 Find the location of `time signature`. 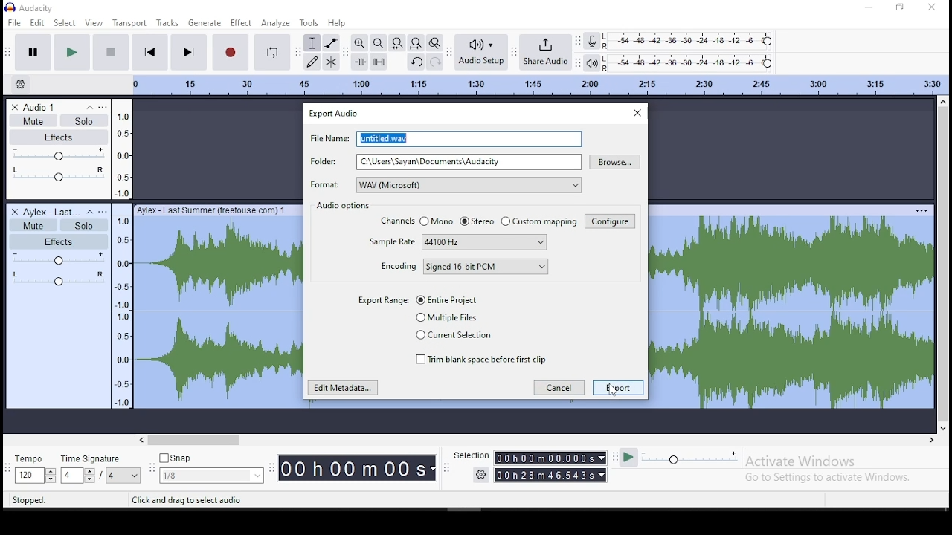

time signature is located at coordinates (102, 470).